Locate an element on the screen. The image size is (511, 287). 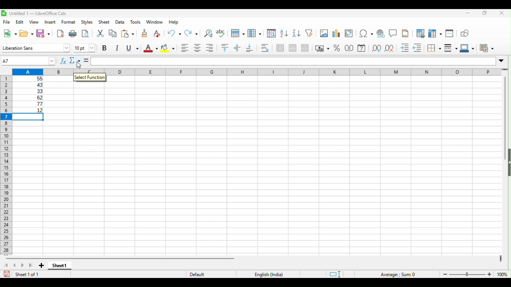
drag to view more rows is located at coordinates (506, 70).